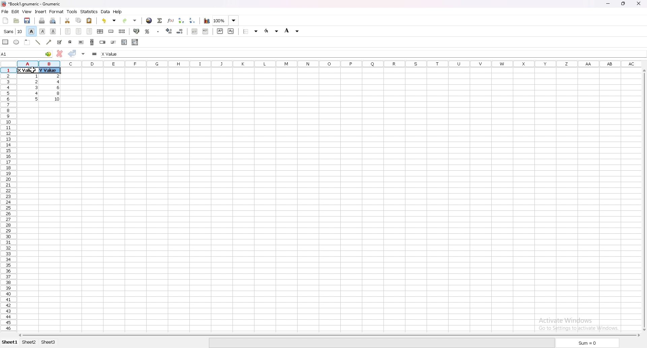  Describe the element at coordinates (89, 31) in the screenshot. I see `right align` at that location.